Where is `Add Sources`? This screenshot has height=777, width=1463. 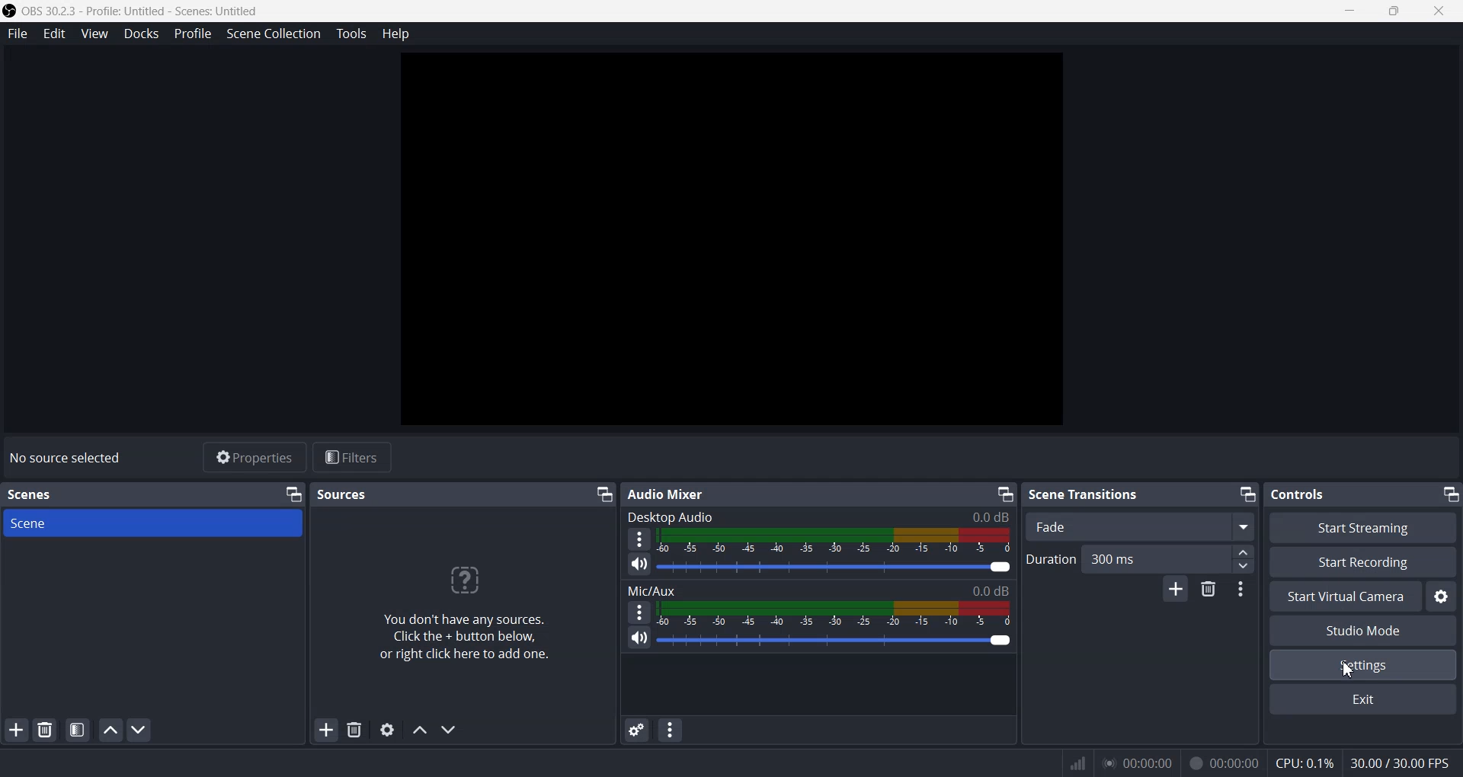 Add Sources is located at coordinates (327, 730).